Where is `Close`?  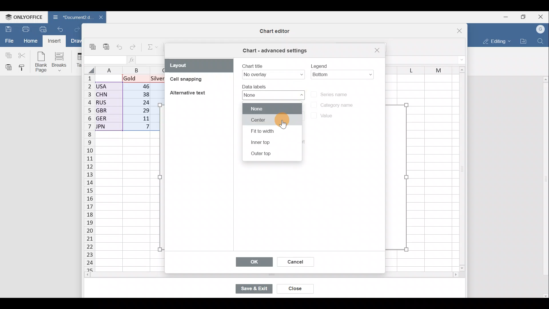 Close is located at coordinates (454, 32).